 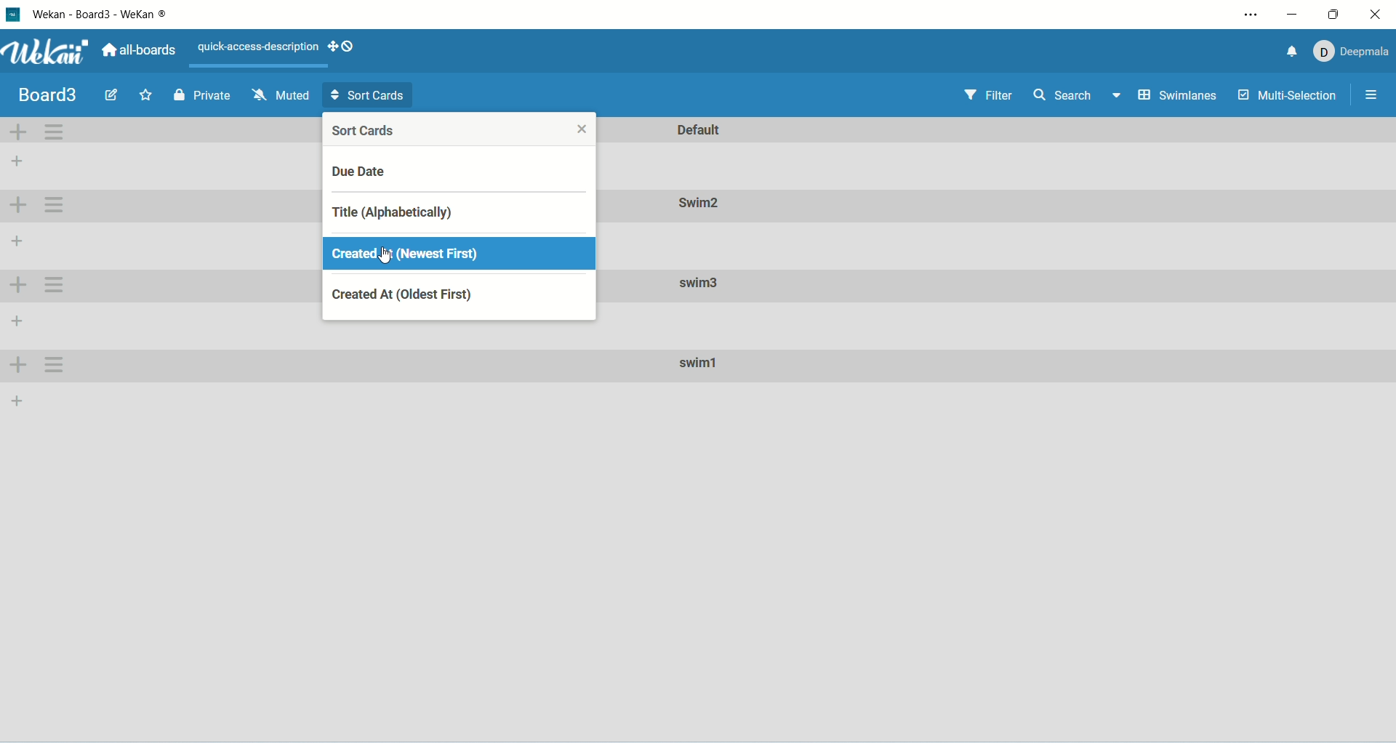 I want to click on title, so click(x=459, y=212).